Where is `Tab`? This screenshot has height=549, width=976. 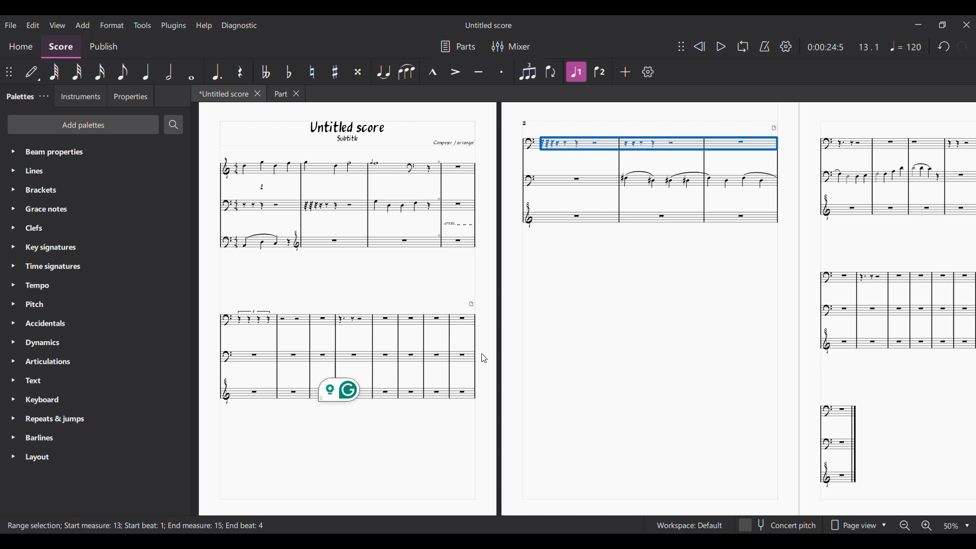
Tab is located at coordinates (44, 96).